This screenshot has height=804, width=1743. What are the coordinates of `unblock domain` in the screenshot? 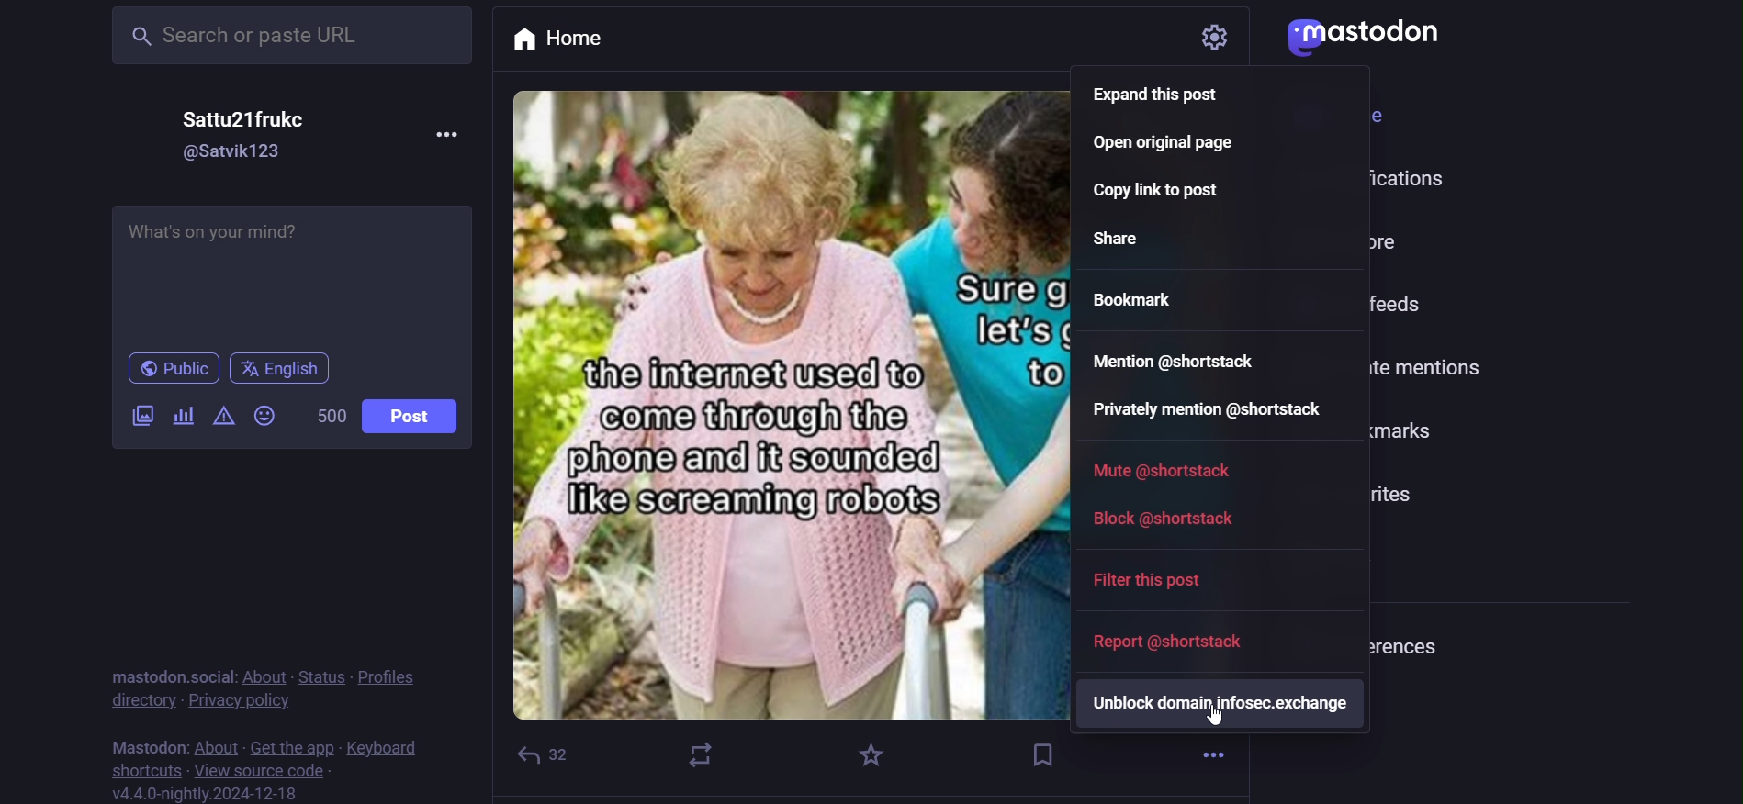 It's located at (1220, 706).